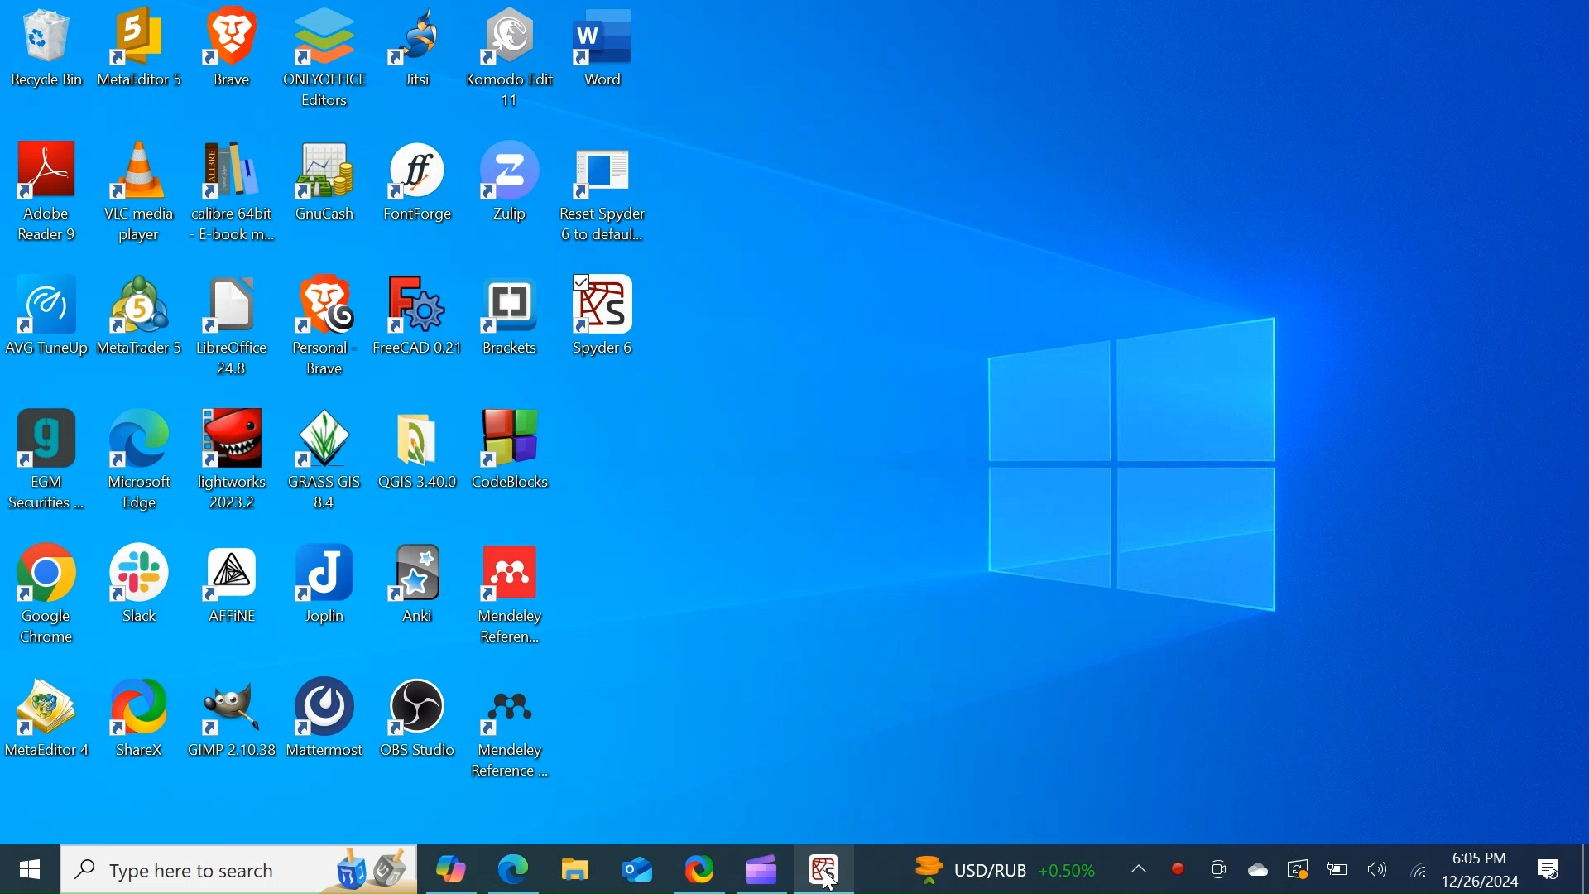 The image size is (1589, 894). What do you see at coordinates (46, 193) in the screenshot?
I see `Adobe Reader Desktop Icon` at bounding box center [46, 193].